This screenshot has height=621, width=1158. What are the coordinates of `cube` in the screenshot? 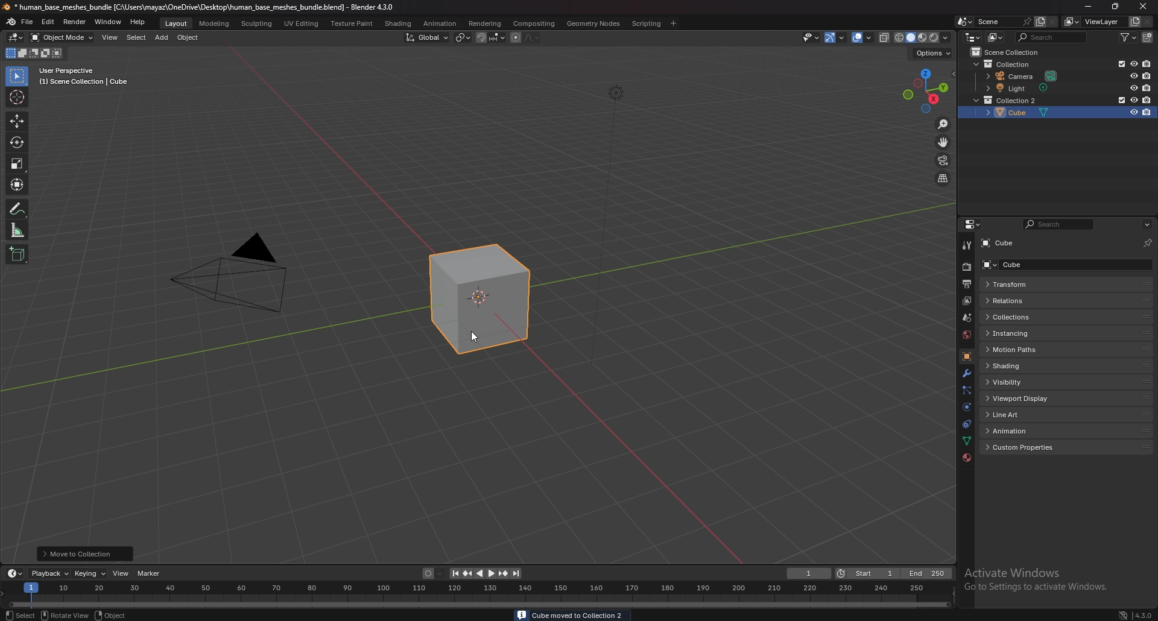 It's located at (485, 296).